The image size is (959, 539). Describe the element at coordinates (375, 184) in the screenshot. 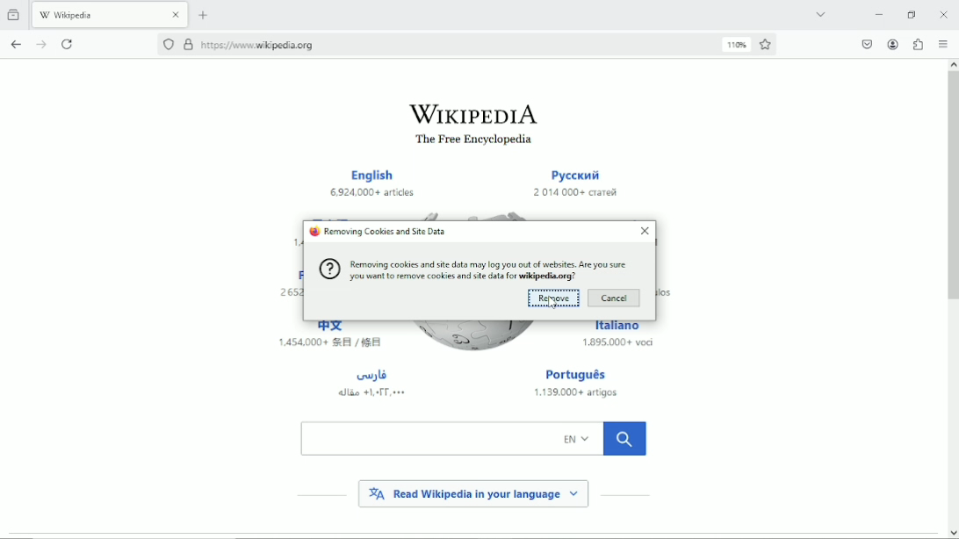

I see `English
6.924.000 articles` at that location.